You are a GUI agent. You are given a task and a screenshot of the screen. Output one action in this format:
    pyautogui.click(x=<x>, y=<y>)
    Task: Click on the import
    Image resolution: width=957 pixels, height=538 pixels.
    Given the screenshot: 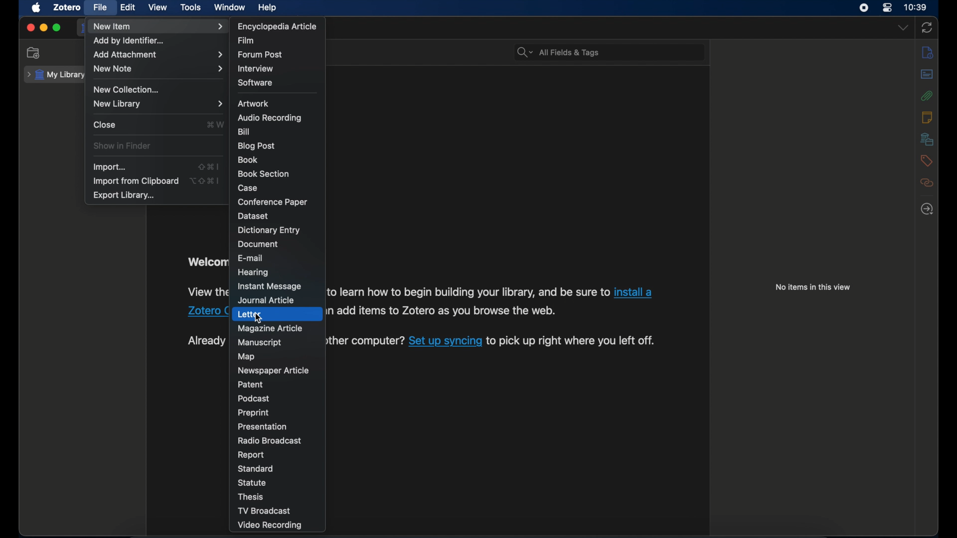 What is the action you would take?
    pyautogui.click(x=110, y=167)
    